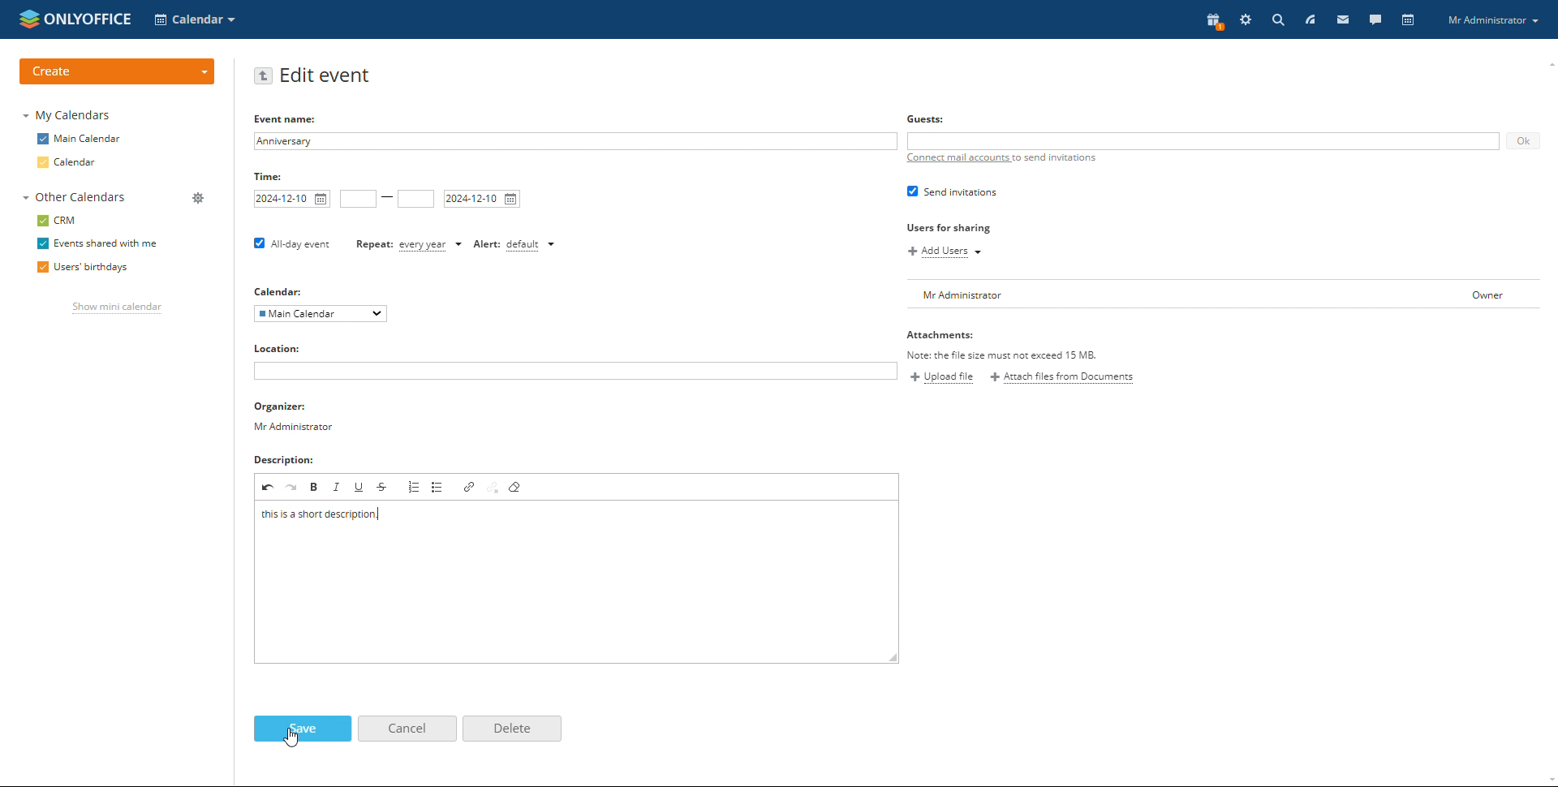 Image resolution: width=1558 pixels, height=787 pixels. Describe the element at coordinates (287, 460) in the screenshot. I see `Description:` at that location.